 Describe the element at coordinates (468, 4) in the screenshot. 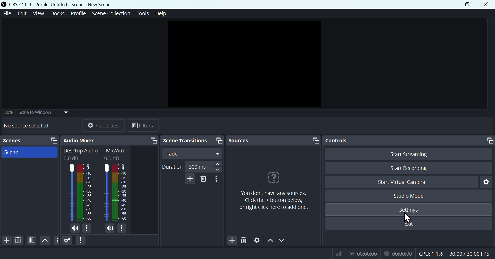

I see `Maximise` at that location.